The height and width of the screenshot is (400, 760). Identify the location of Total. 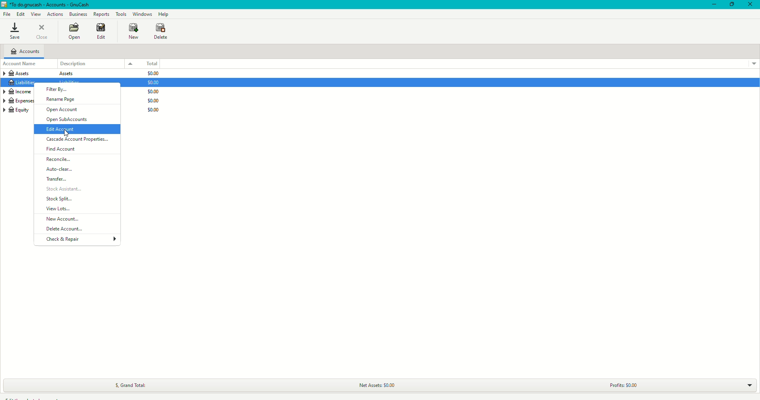
(150, 63).